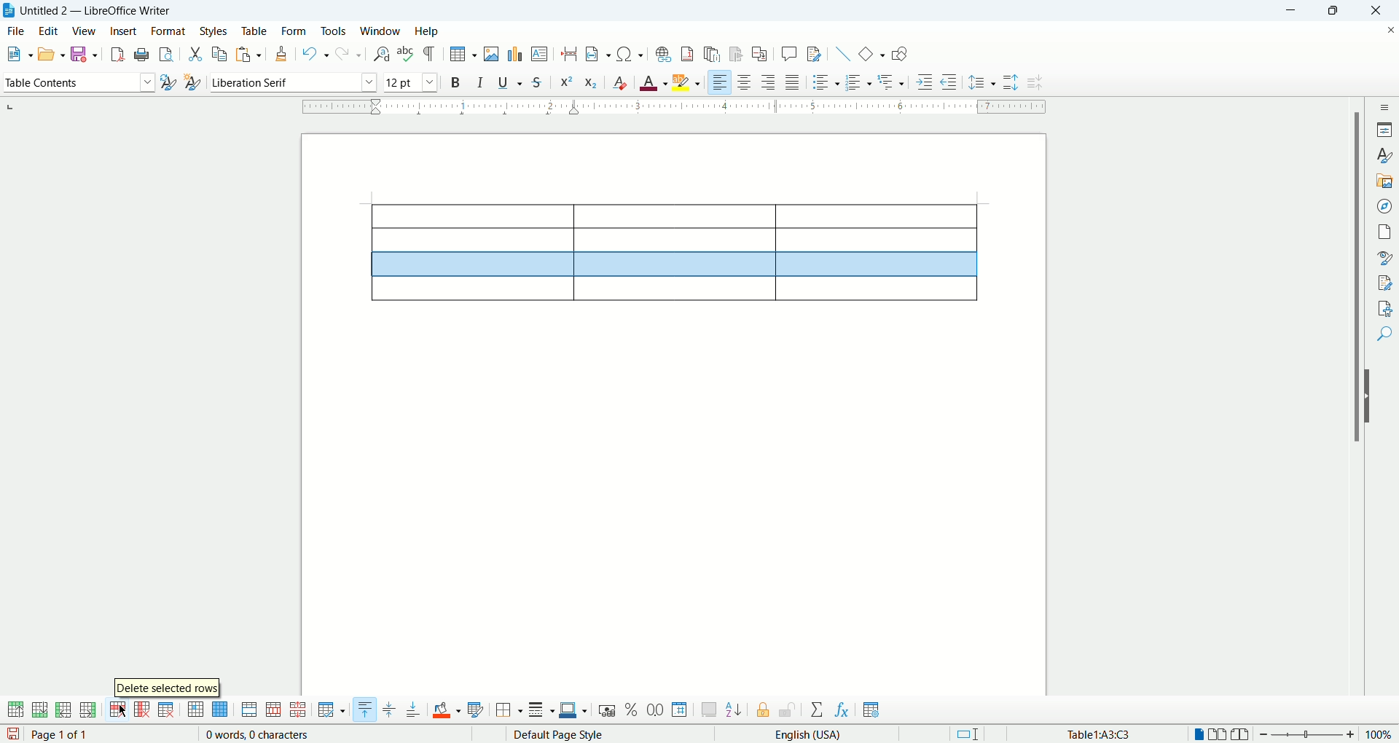 The image size is (1399, 743). Describe the element at coordinates (390, 711) in the screenshot. I see `center vertically` at that location.